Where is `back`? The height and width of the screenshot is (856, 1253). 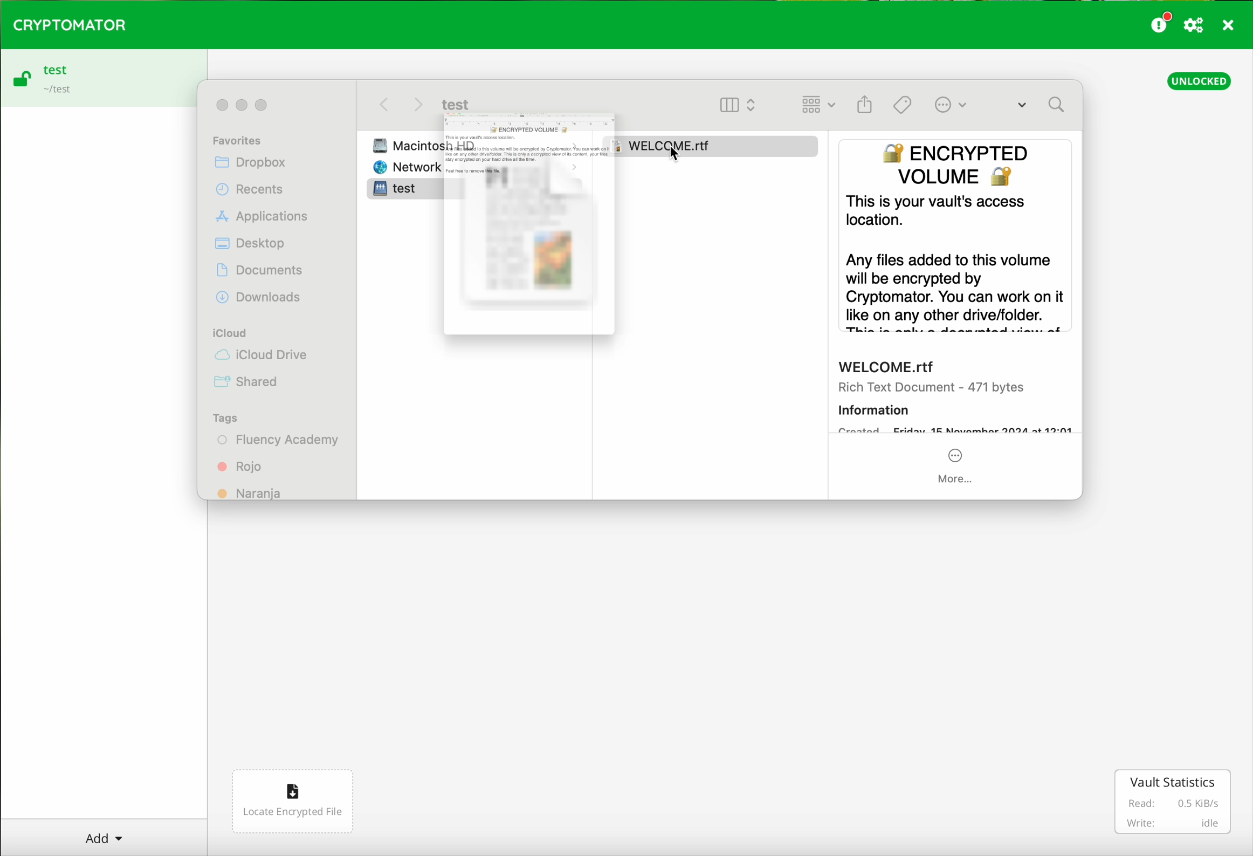
back is located at coordinates (385, 105).